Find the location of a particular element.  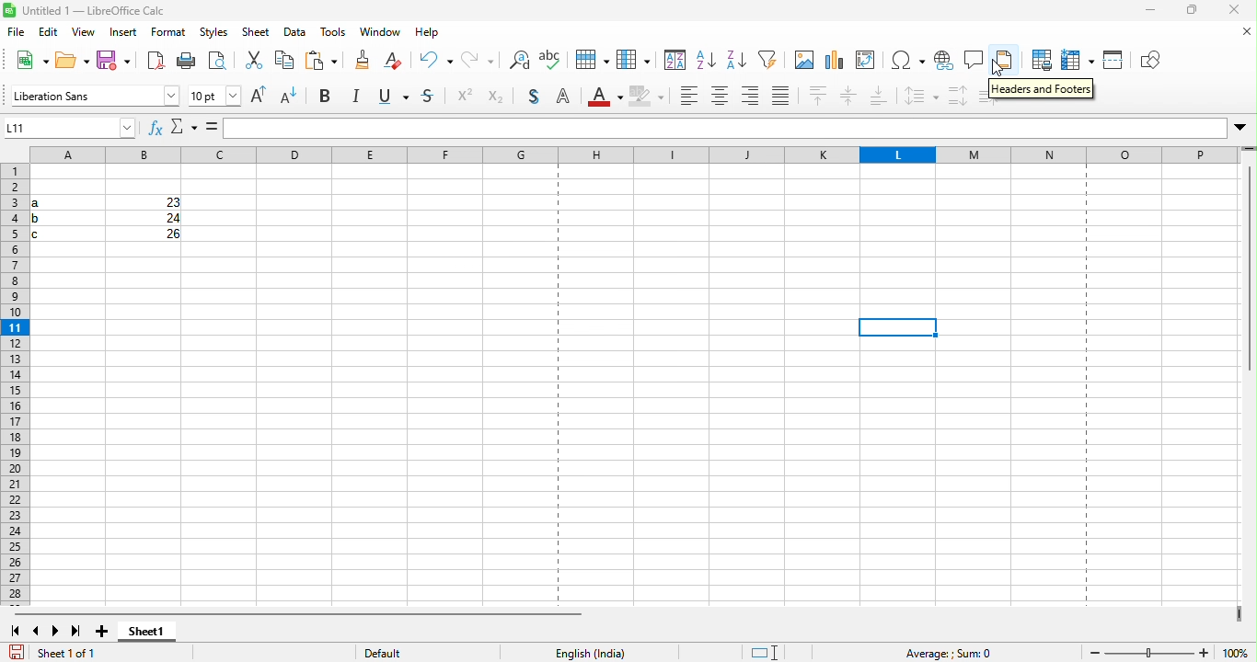

insert is located at coordinates (121, 36).